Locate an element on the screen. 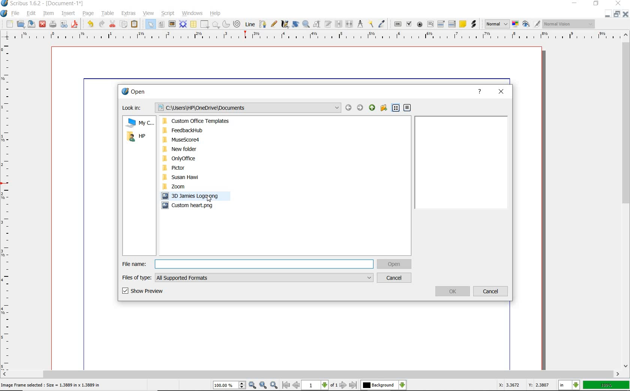  select the current unit: in is located at coordinates (569, 384).